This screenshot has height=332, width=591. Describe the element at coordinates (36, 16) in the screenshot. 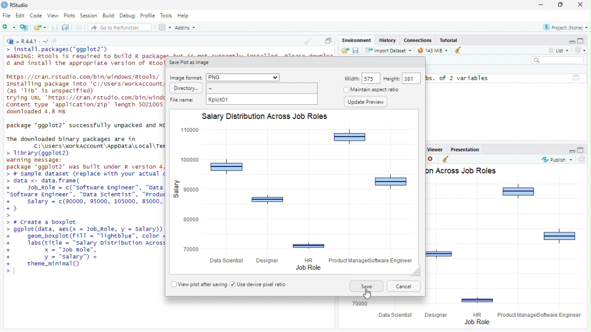

I see `Code` at that location.